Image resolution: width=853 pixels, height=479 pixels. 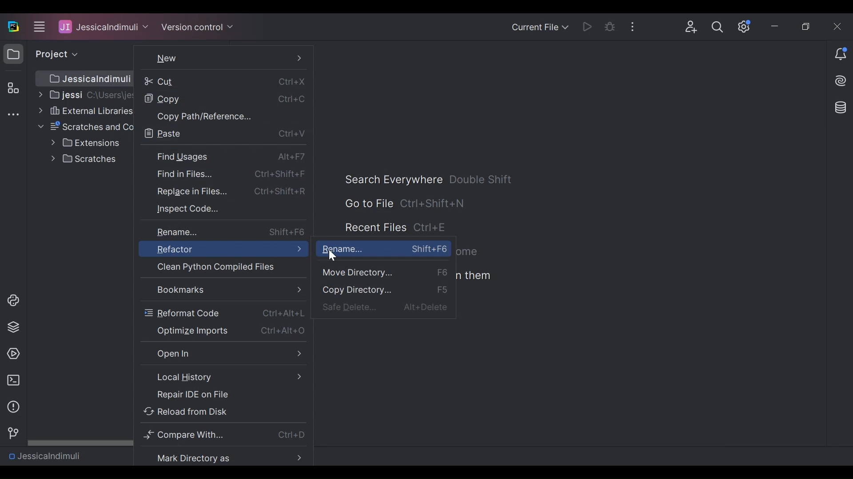 I want to click on AI Assistant, so click(x=841, y=81).